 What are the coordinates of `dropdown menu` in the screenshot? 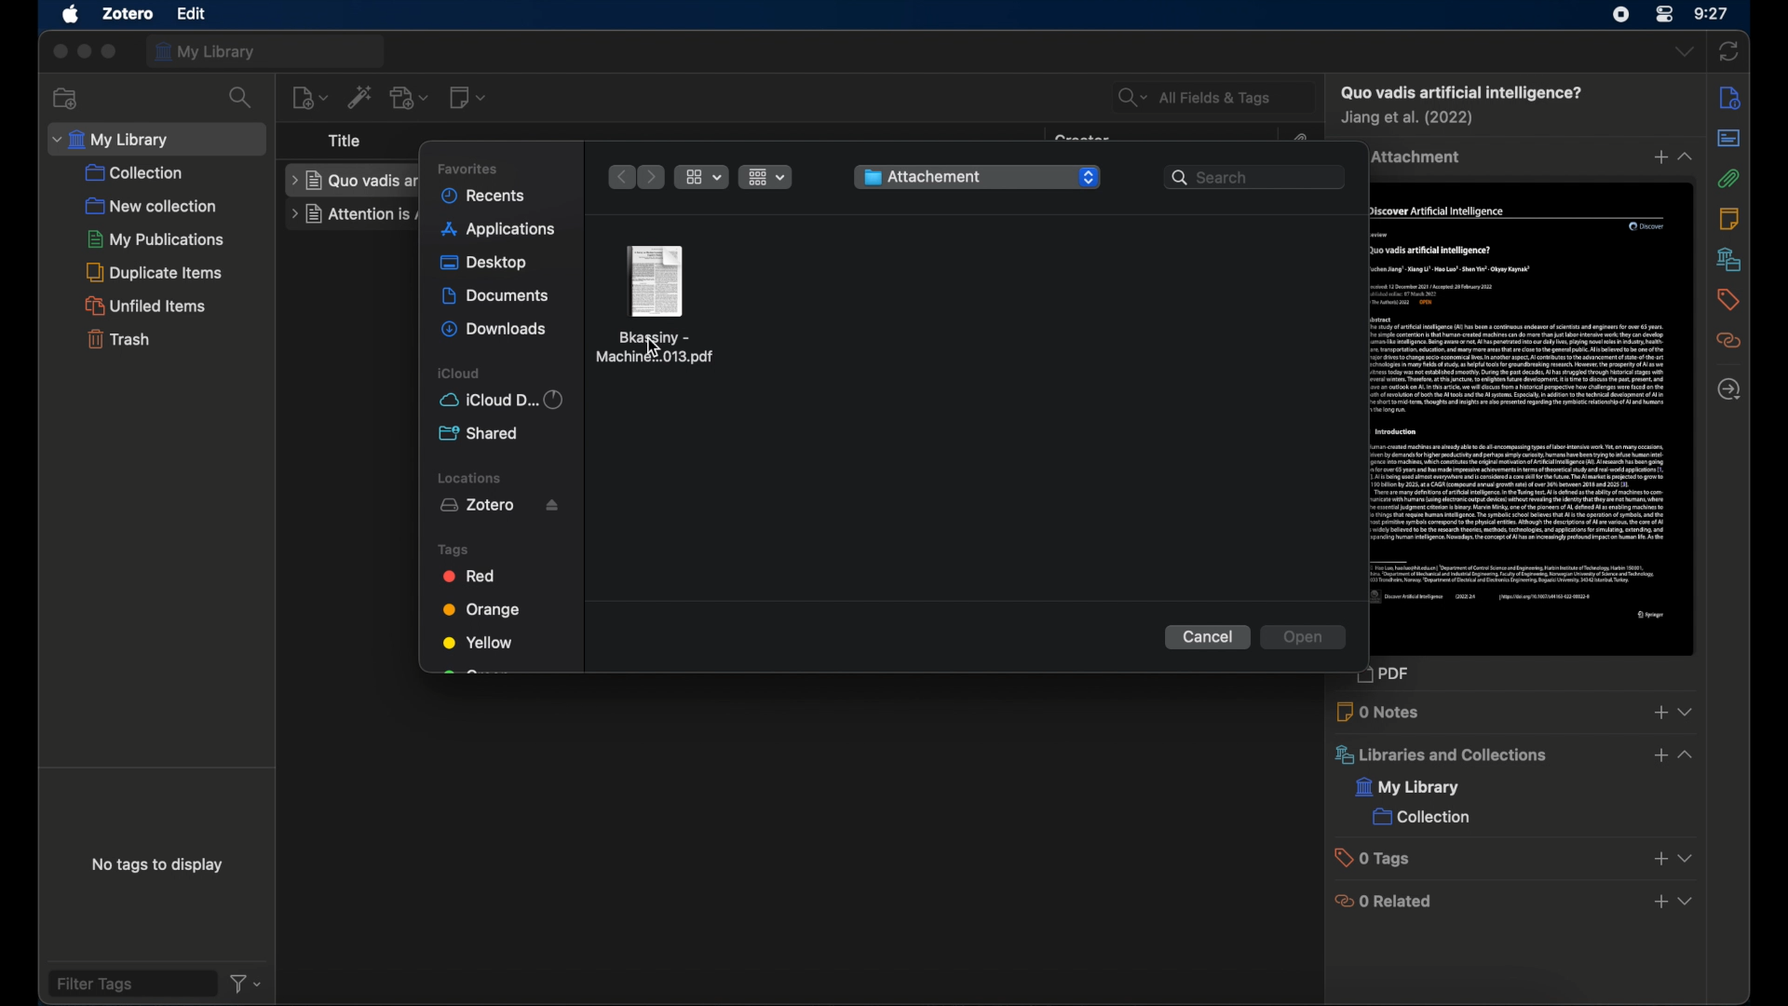 It's located at (1688, 903).